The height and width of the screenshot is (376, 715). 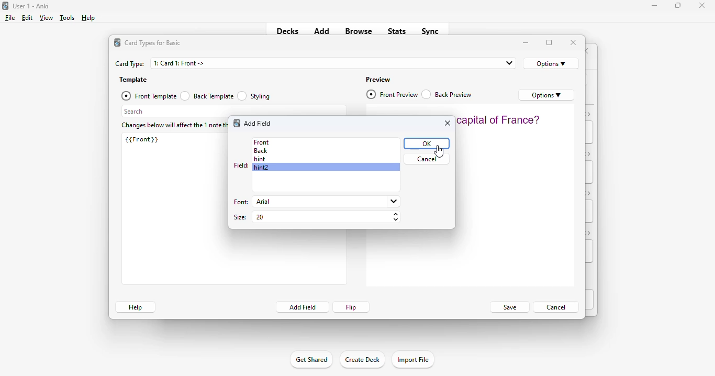 I want to click on add field, so click(x=302, y=307).